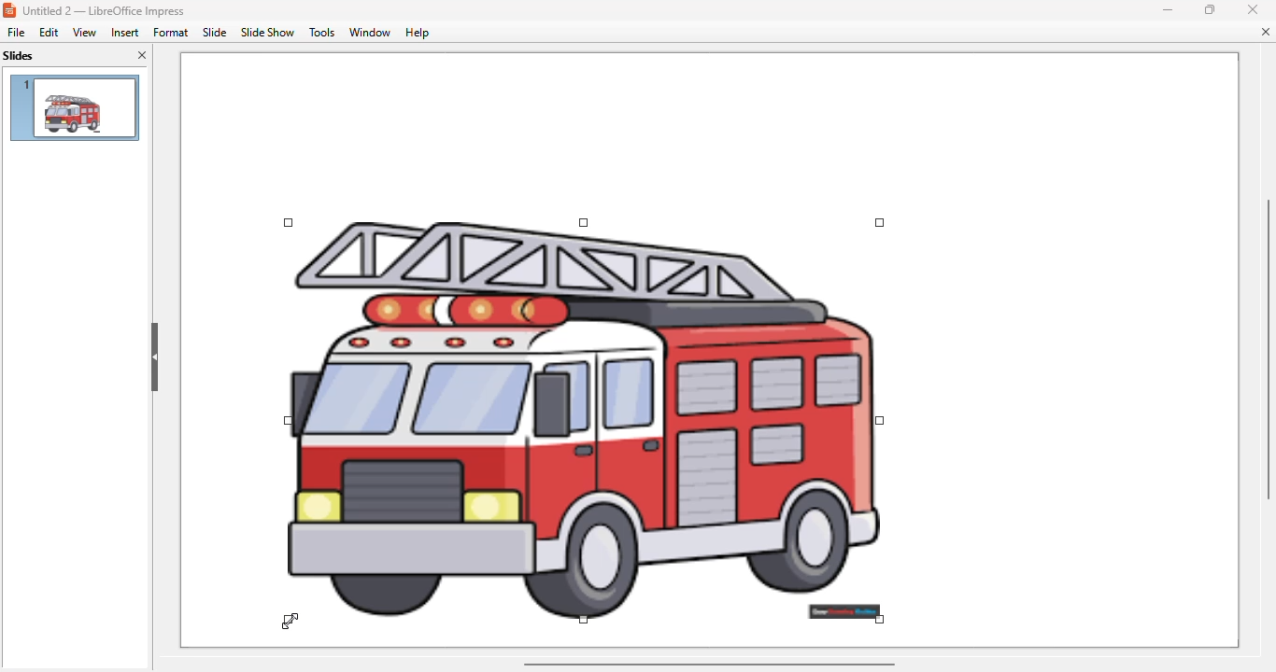  What do you see at coordinates (8, 10) in the screenshot?
I see `logo` at bounding box center [8, 10].